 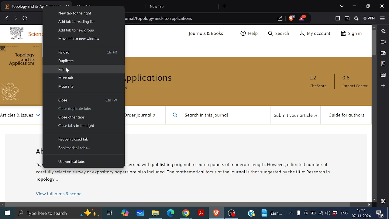 I want to click on New tab to right, so click(x=78, y=12).